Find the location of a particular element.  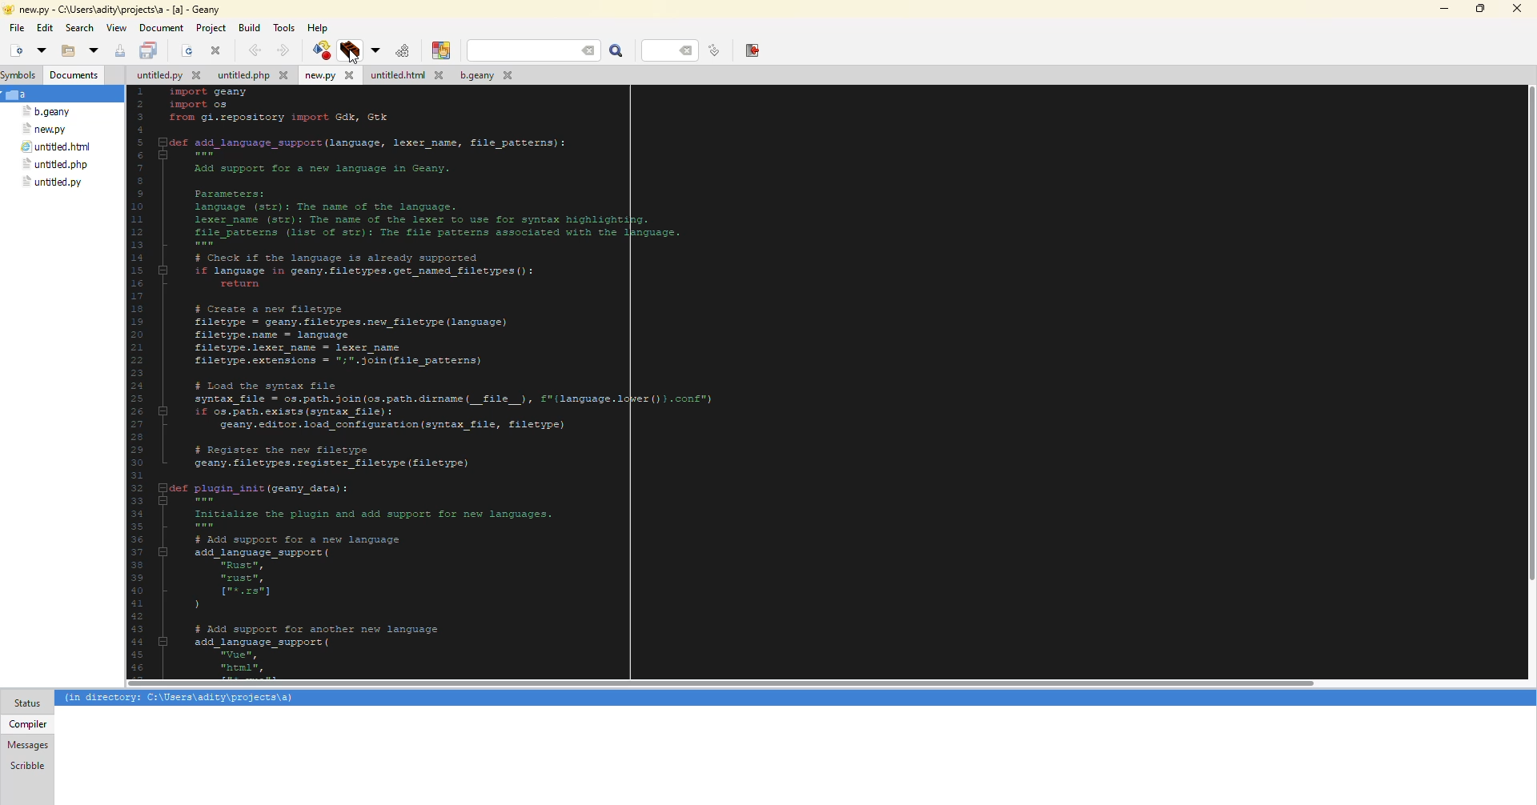

compile is located at coordinates (403, 50).